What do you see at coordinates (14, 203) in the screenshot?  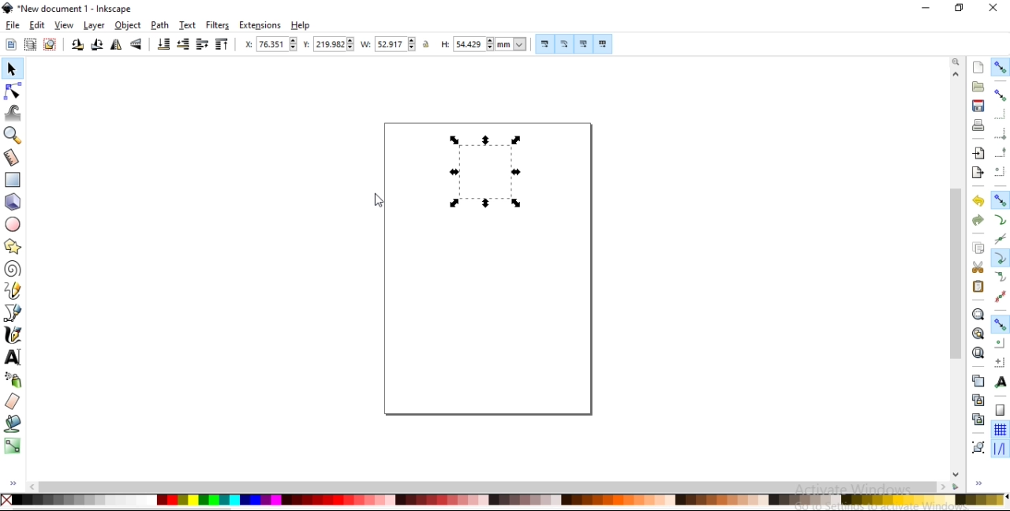 I see `create 3d boxes` at bounding box center [14, 203].